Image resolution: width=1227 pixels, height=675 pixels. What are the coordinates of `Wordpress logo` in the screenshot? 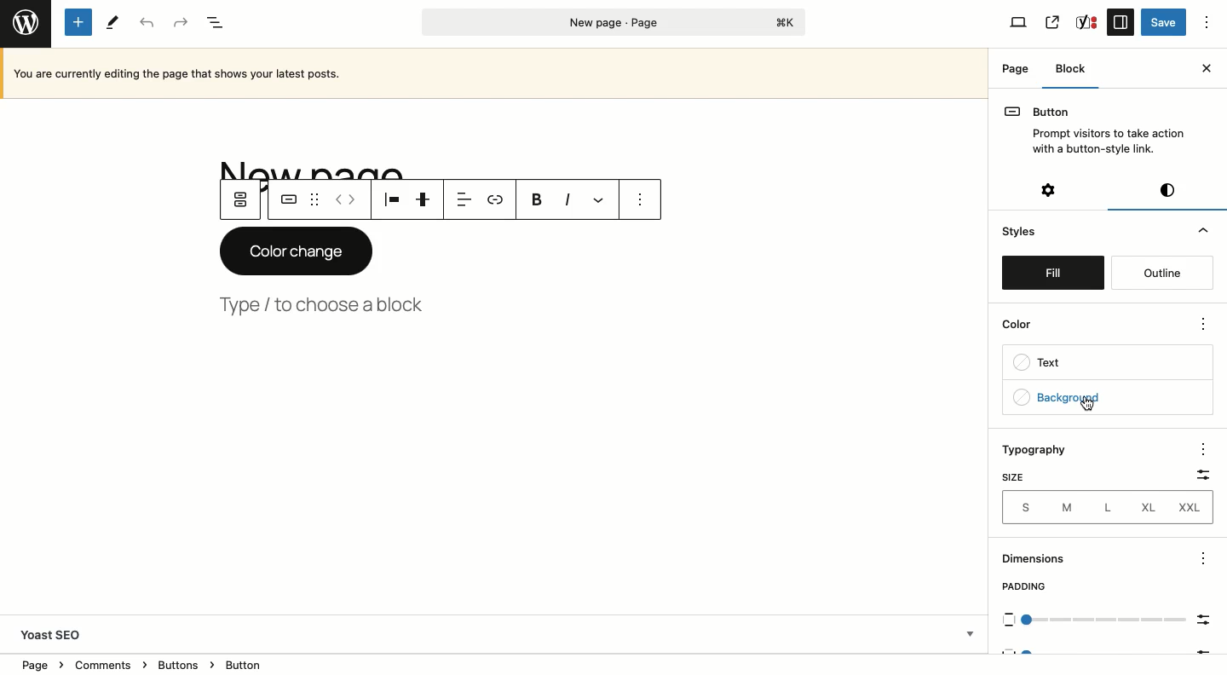 It's located at (26, 22).